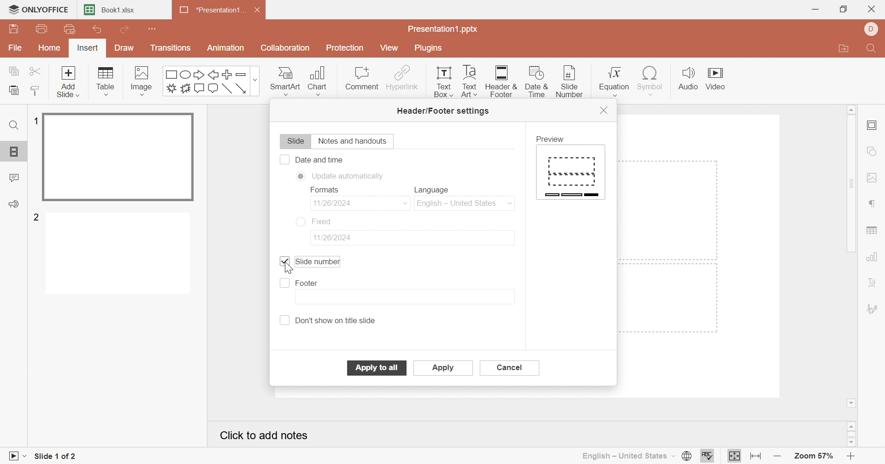  What do you see at coordinates (510, 368) in the screenshot?
I see `Cancel` at bounding box center [510, 368].